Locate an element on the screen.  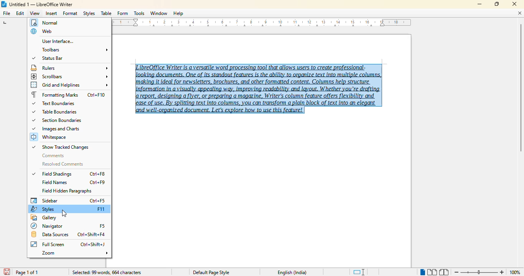
Default page style is located at coordinates (211, 272).